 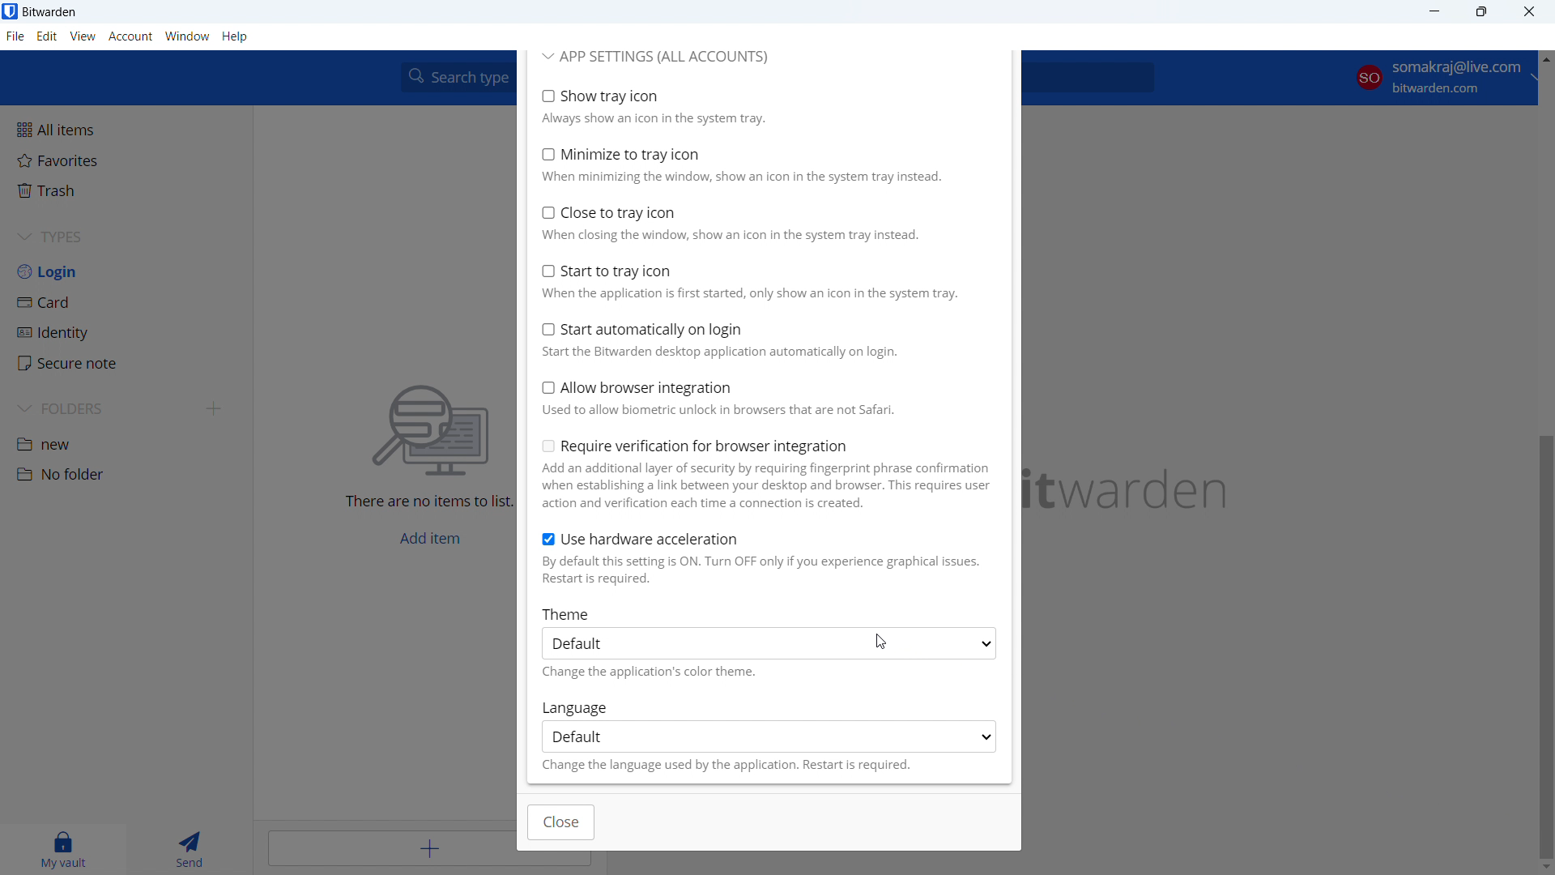 I want to click on app settings for all accounts, so click(x=656, y=58).